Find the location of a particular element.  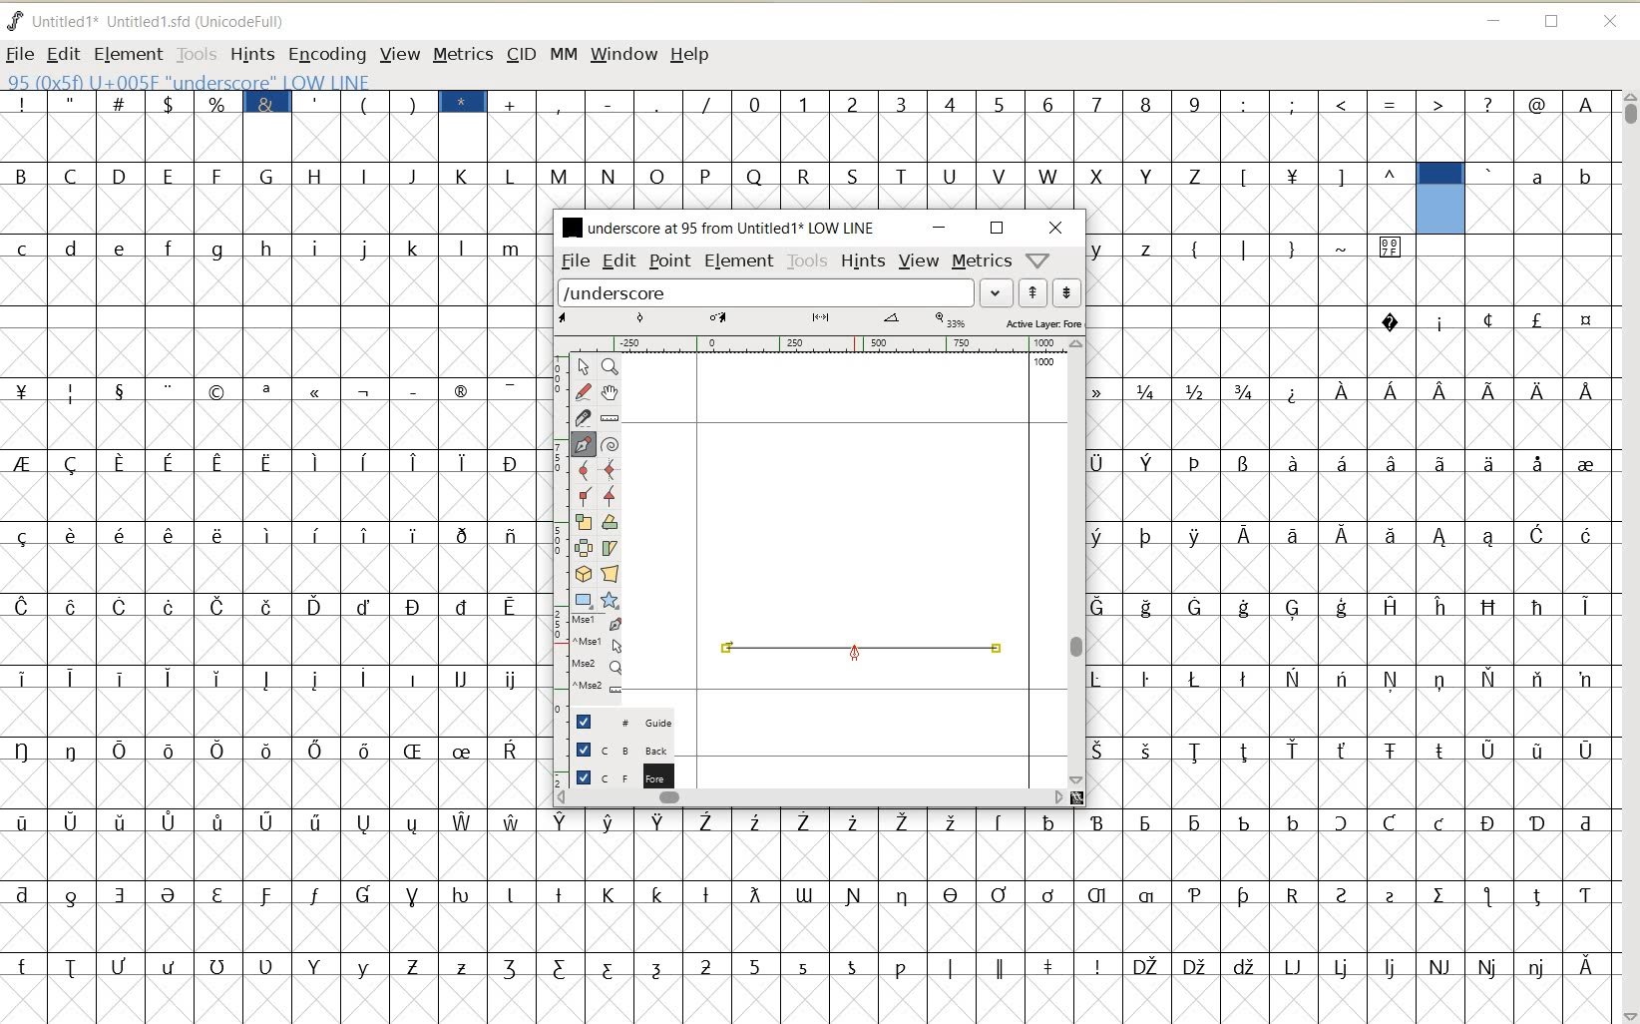

VIEW is located at coordinates (919, 258).